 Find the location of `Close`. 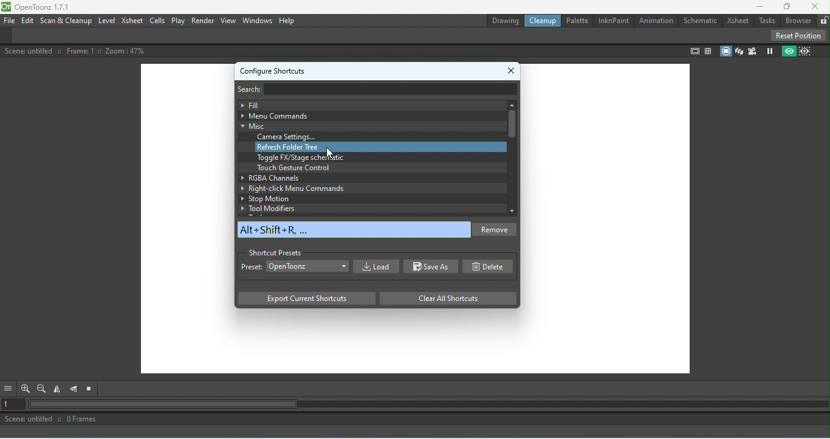

Close is located at coordinates (815, 6).